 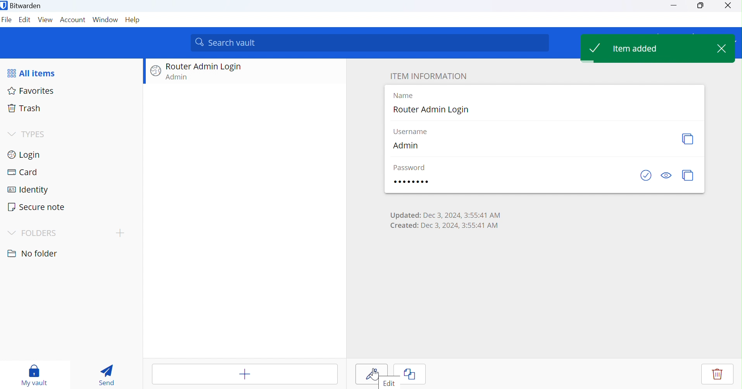 What do you see at coordinates (153, 71) in the screenshot?
I see `Website logo` at bounding box center [153, 71].